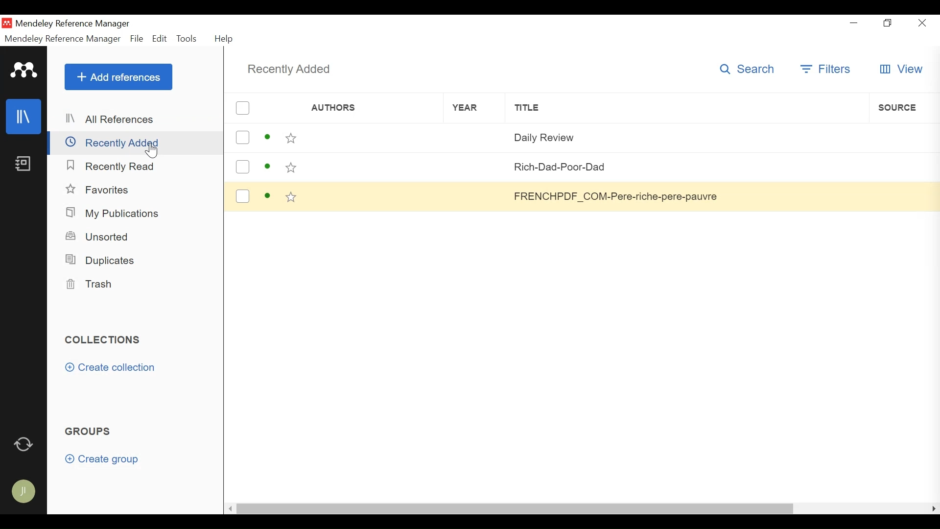 This screenshot has width=940, height=529. What do you see at coordinates (24, 117) in the screenshot?
I see `Library` at bounding box center [24, 117].